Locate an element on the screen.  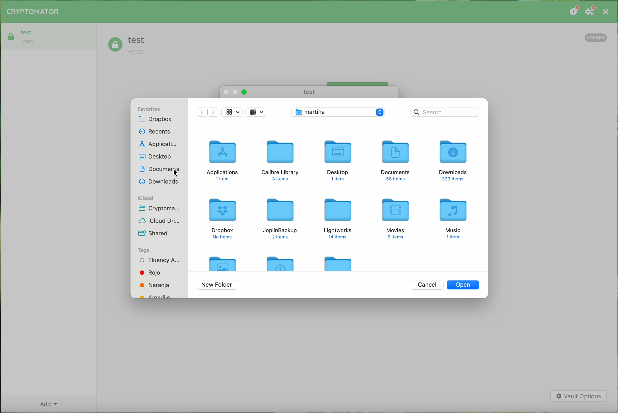
locked is located at coordinates (596, 38).